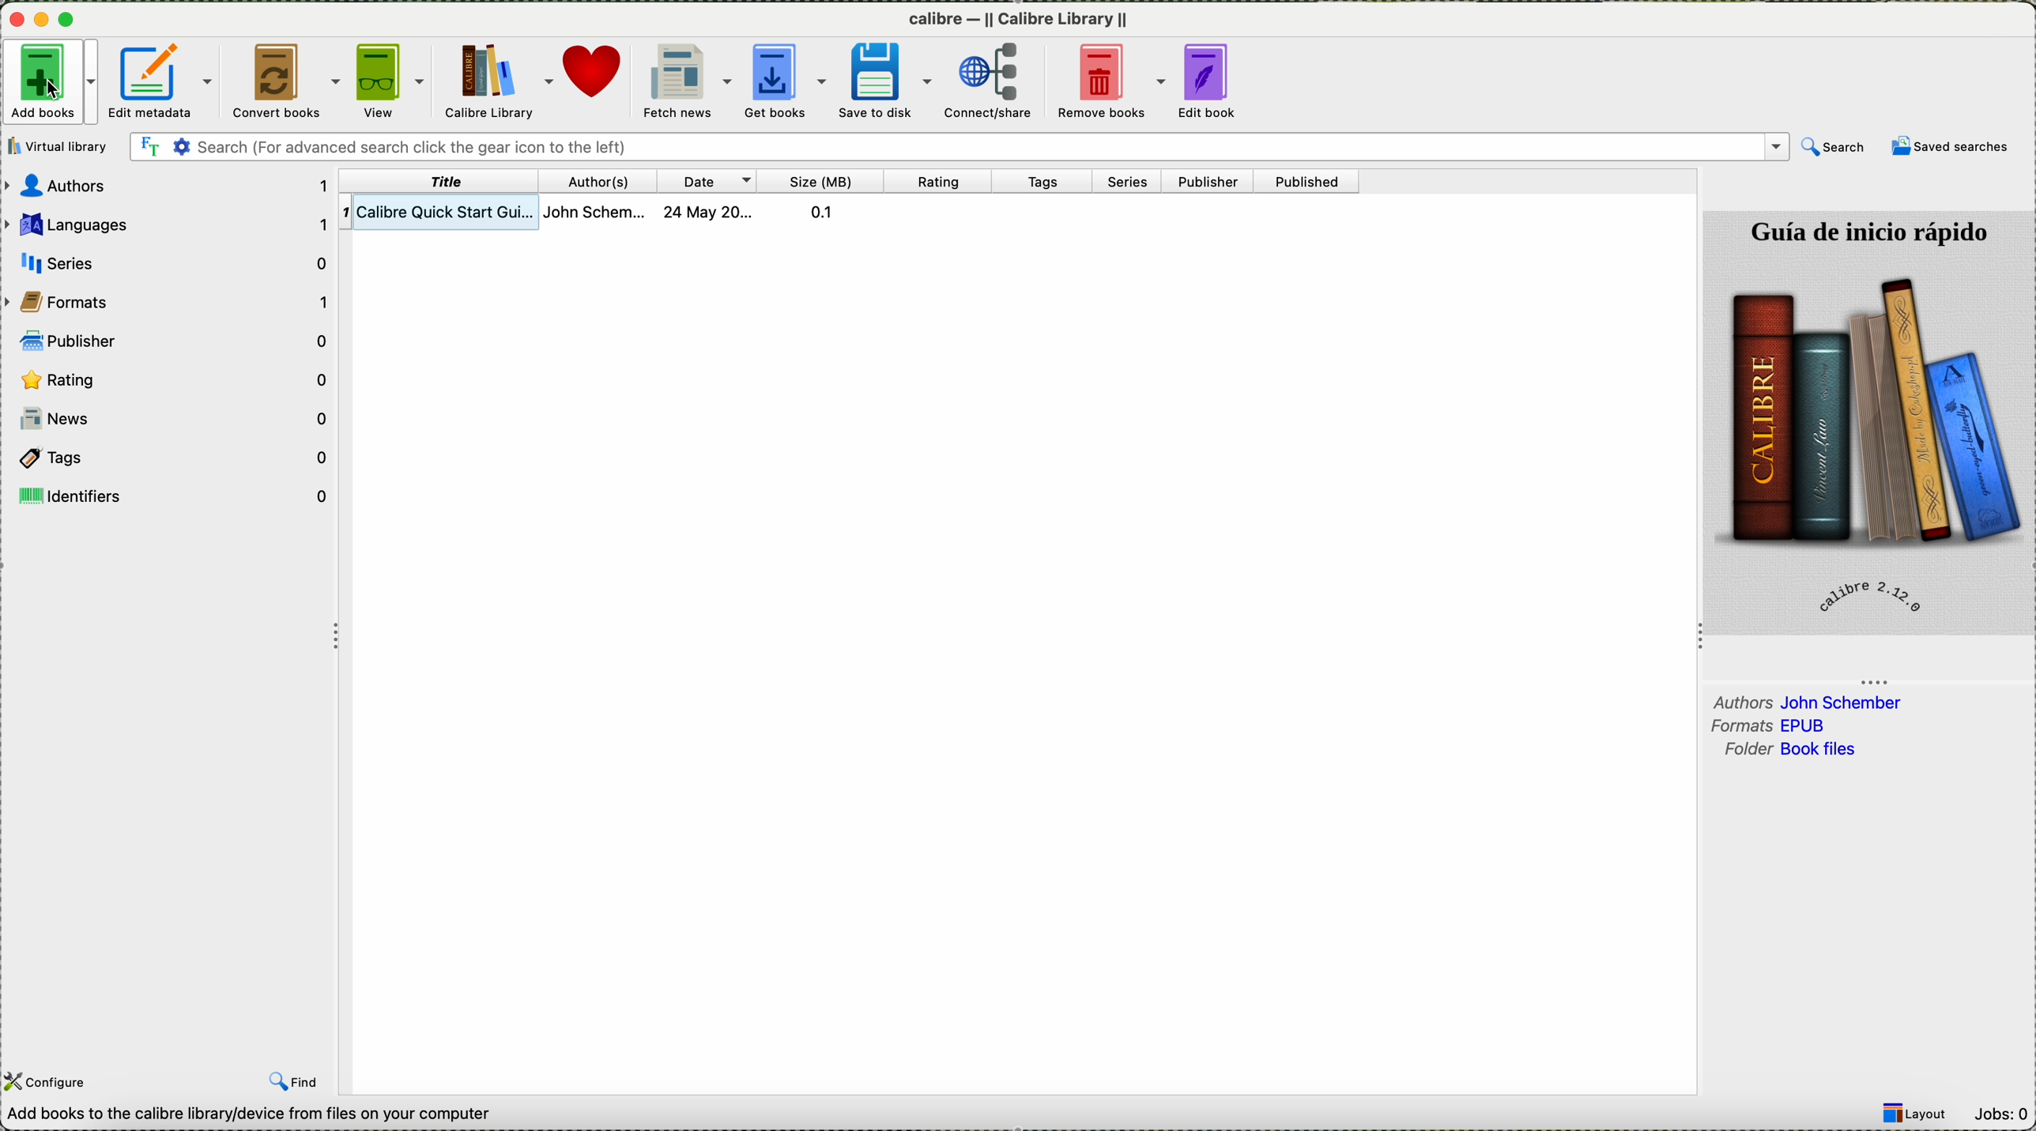 Image resolution: width=2036 pixels, height=1131 pixels. Describe the element at coordinates (58, 147) in the screenshot. I see `virtual library` at that location.